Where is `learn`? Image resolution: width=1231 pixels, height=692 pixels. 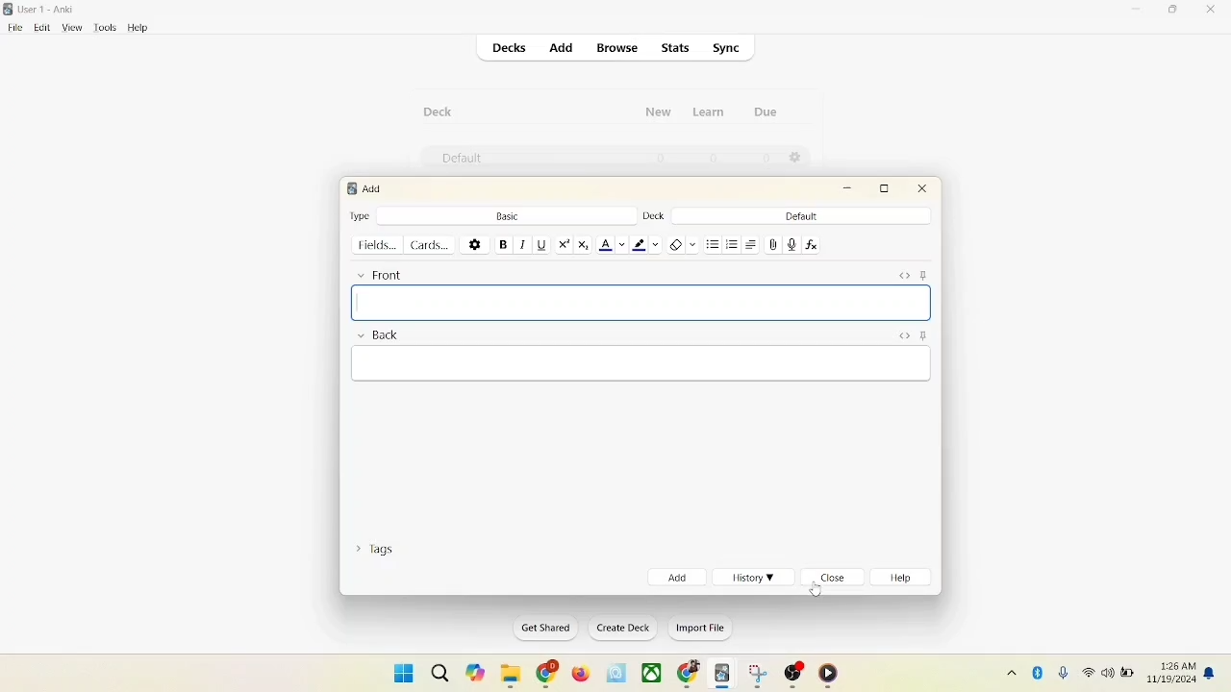
learn is located at coordinates (714, 112).